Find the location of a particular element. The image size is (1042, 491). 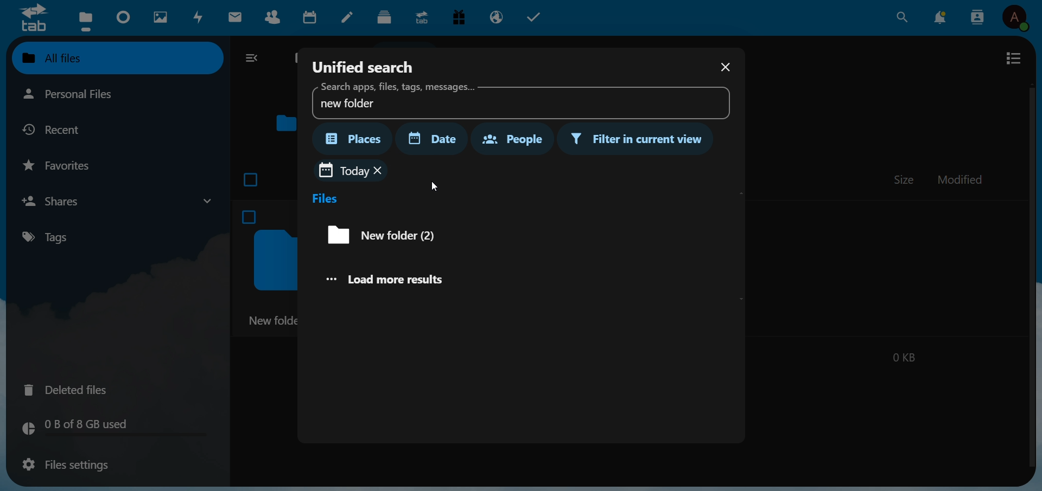

checkbox is located at coordinates (252, 177).